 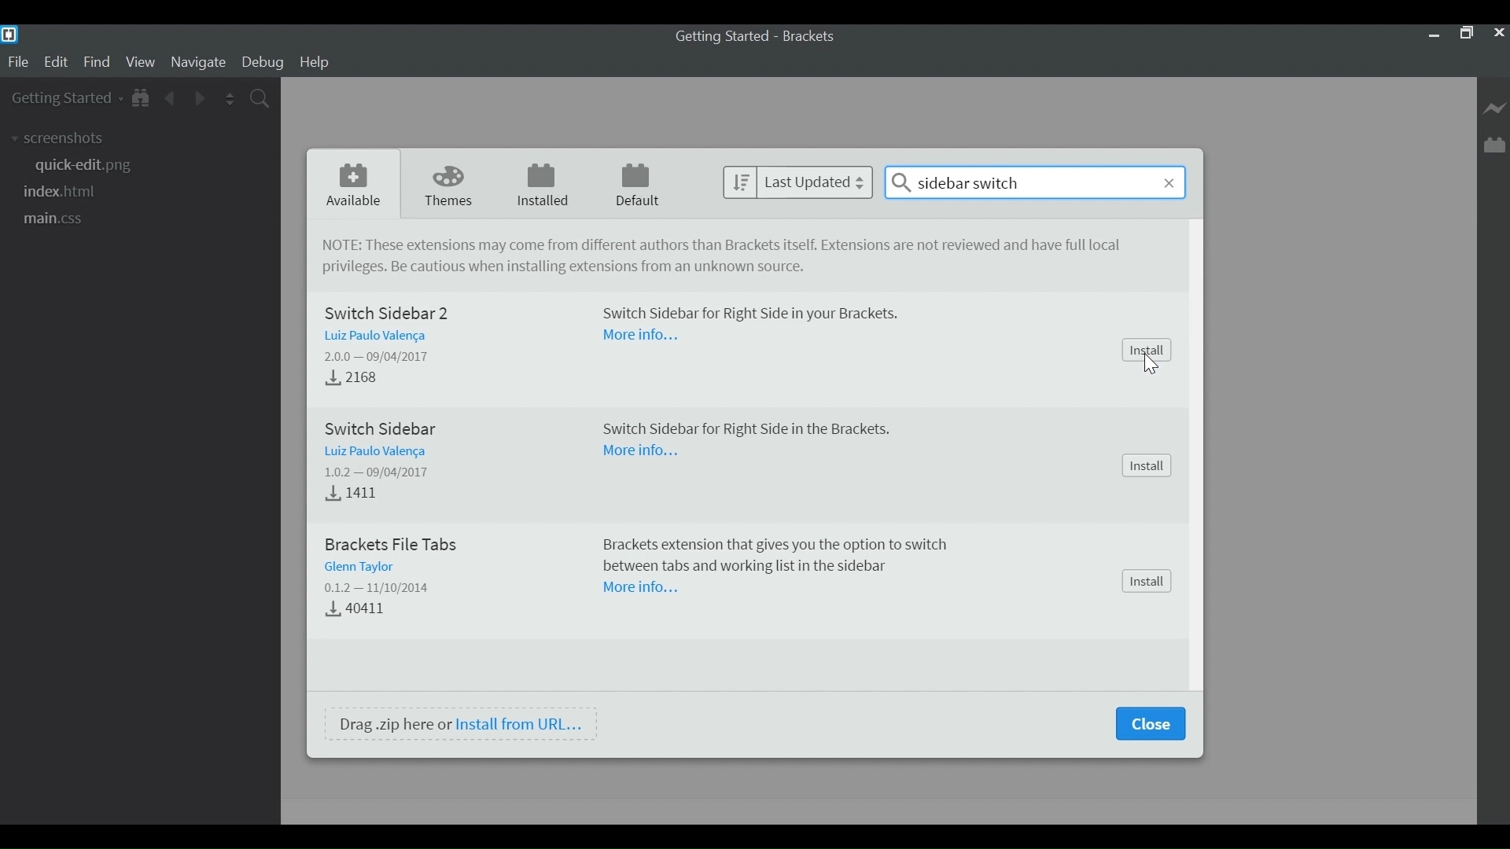 What do you see at coordinates (547, 185) in the screenshot?
I see `Installed ` at bounding box center [547, 185].